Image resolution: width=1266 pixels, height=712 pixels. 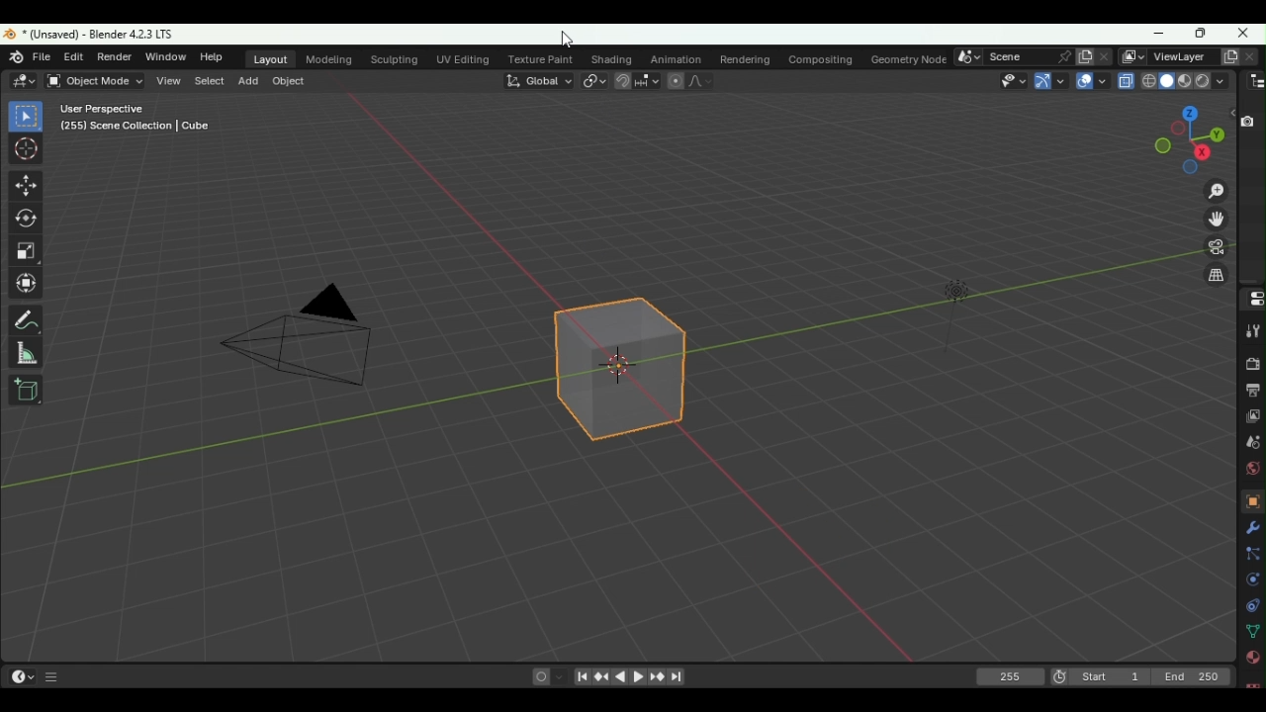 What do you see at coordinates (1202, 82) in the screenshot?
I see `Viewport shading: Rendered` at bounding box center [1202, 82].